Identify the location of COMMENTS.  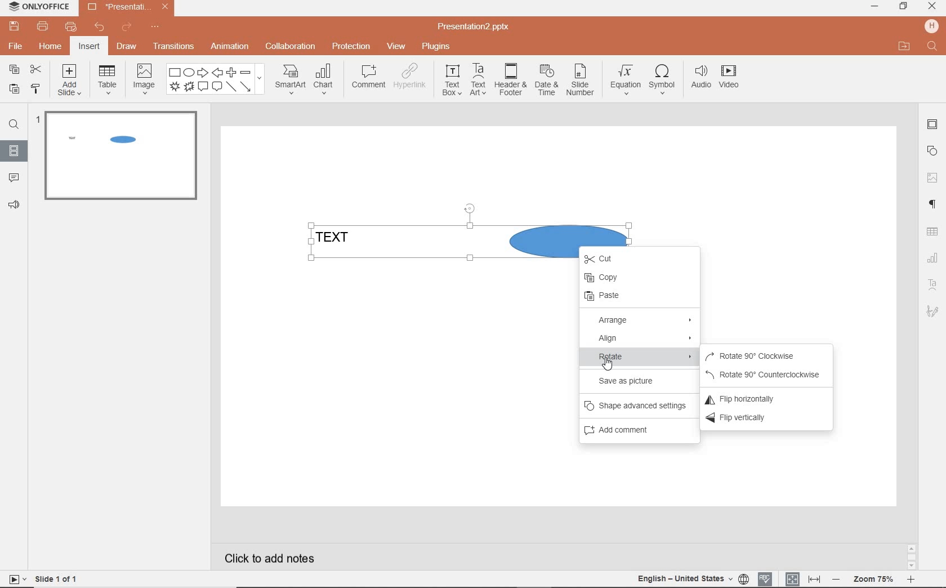
(13, 175).